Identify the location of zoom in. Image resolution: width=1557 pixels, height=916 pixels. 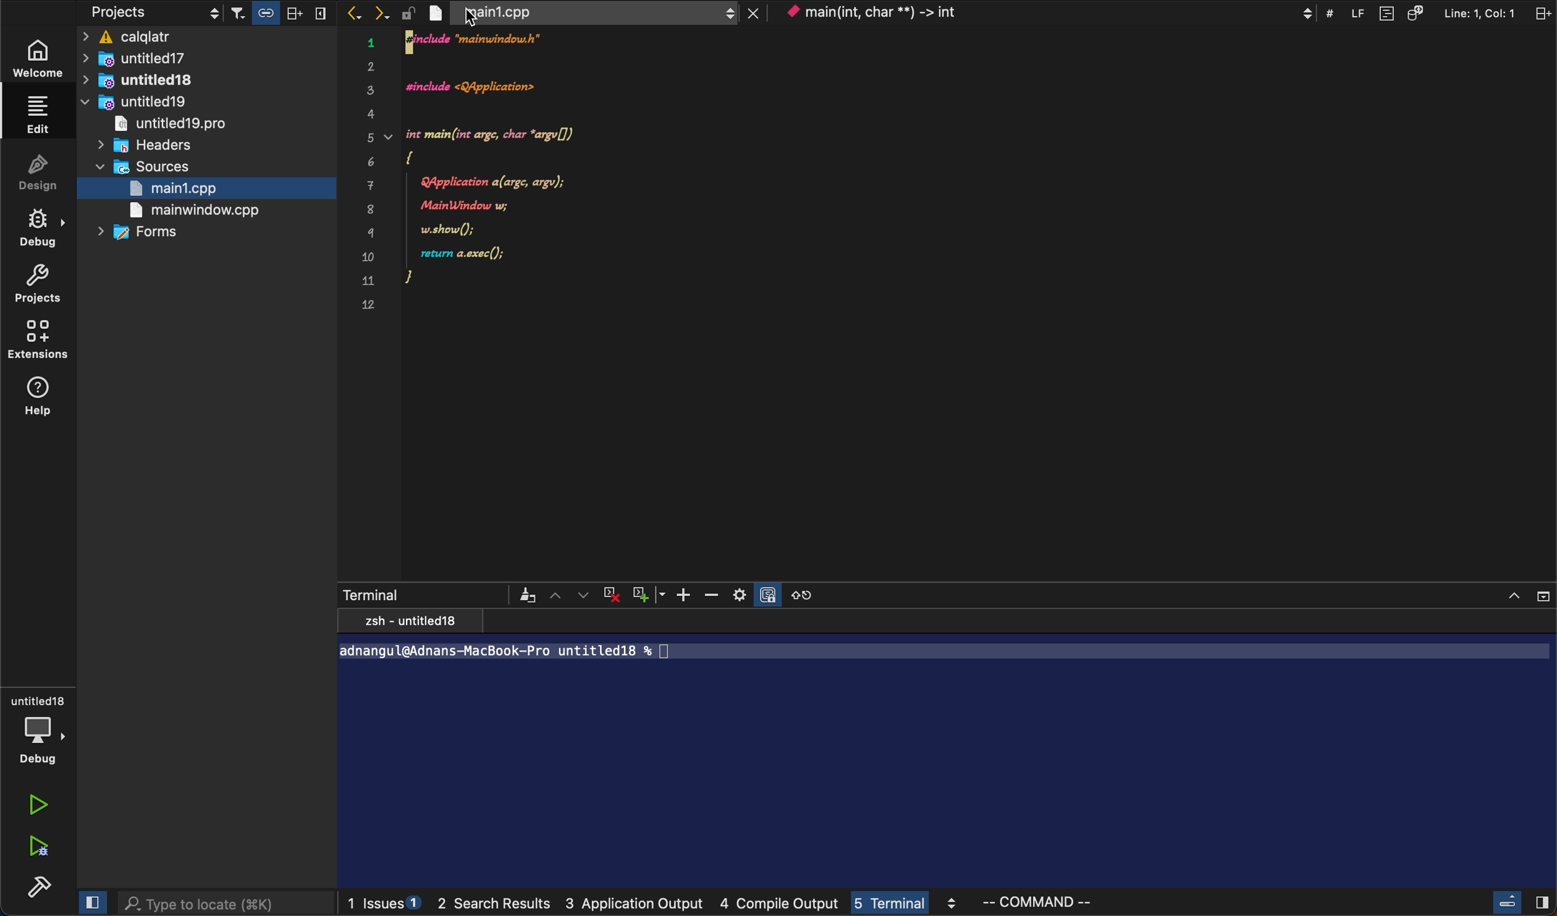
(684, 595).